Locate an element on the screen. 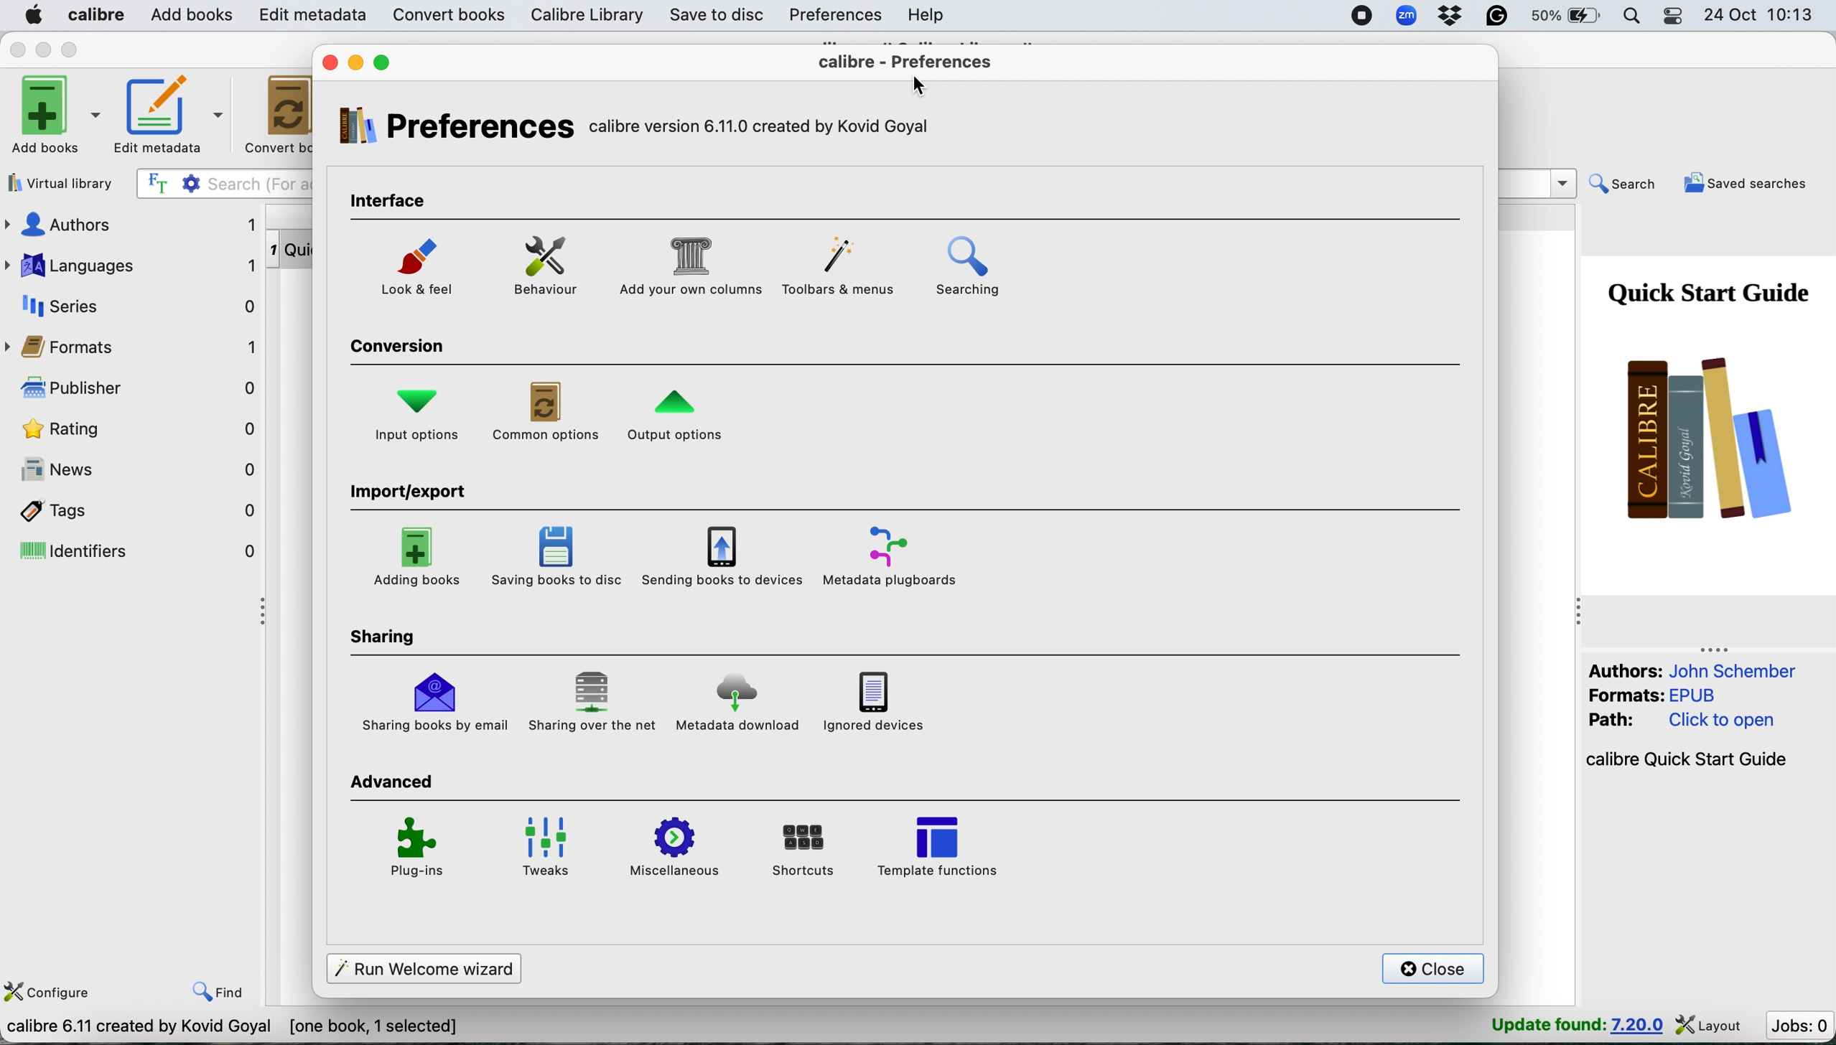 The image size is (1836, 1045). close is located at coordinates (1435, 967).